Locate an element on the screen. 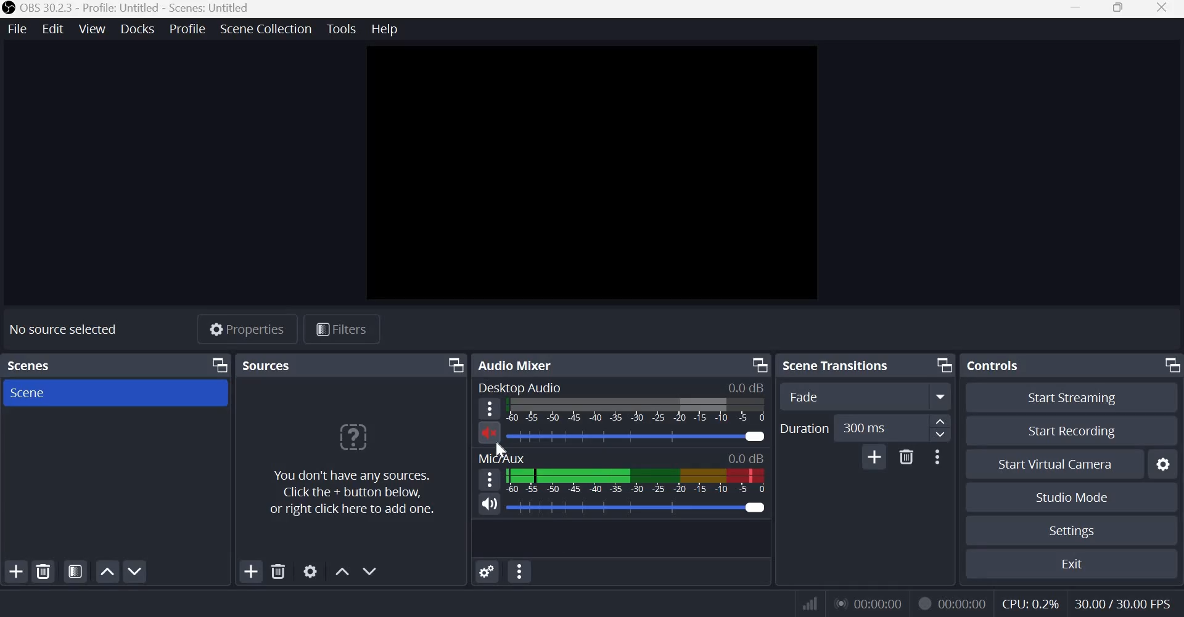 The width and height of the screenshot is (1184, 617). Add source(s) is located at coordinates (252, 571).